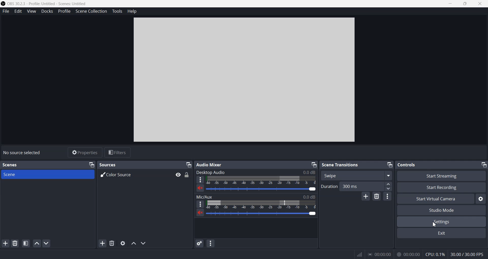 This screenshot has width=488, height=259. I want to click on Start Streaming, so click(442, 175).